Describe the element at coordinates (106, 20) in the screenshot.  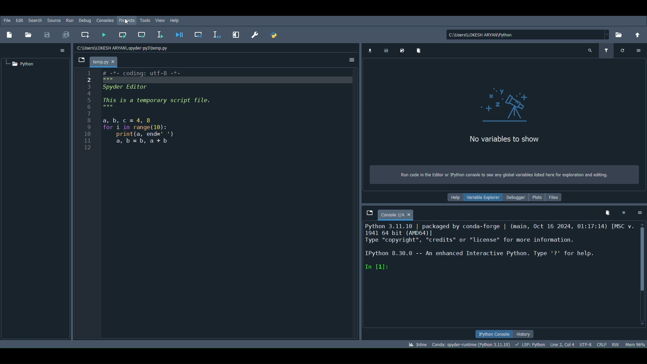
I see `Consoles` at that location.